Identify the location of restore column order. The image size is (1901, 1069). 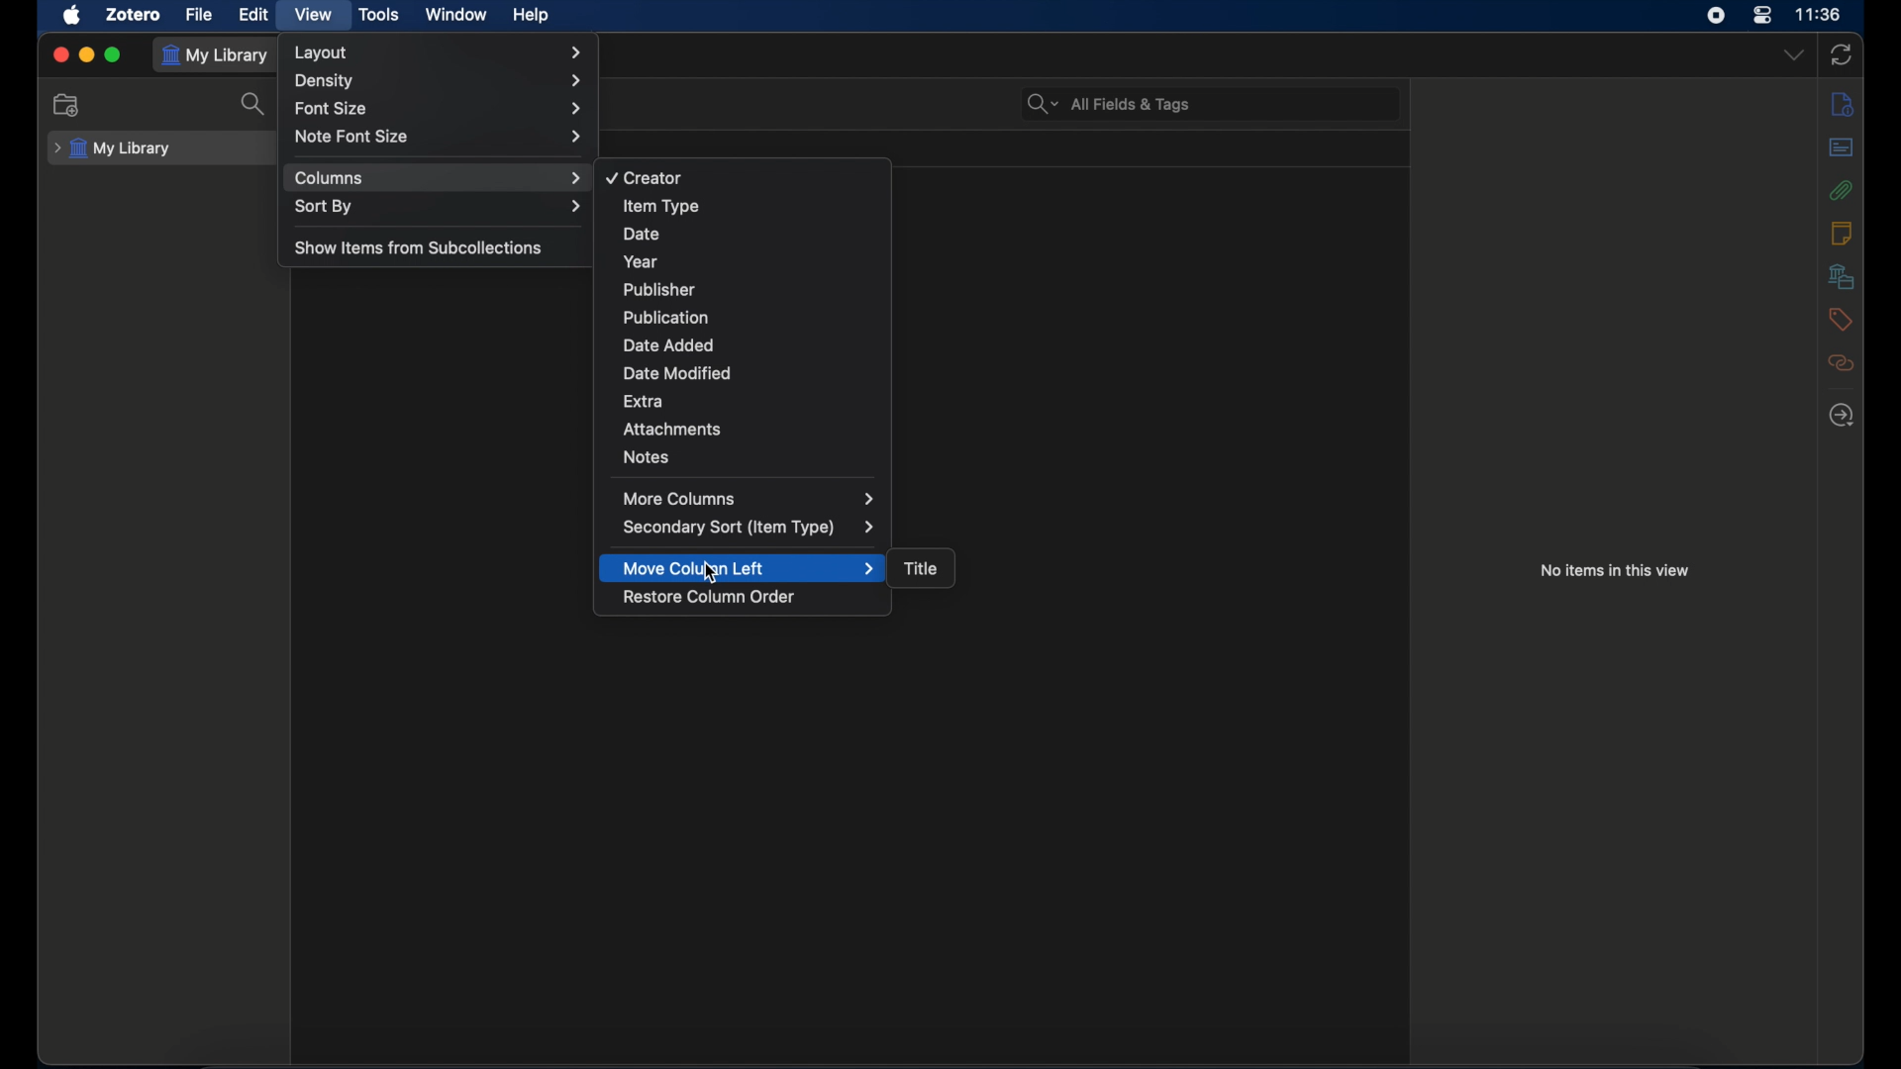
(709, 597).